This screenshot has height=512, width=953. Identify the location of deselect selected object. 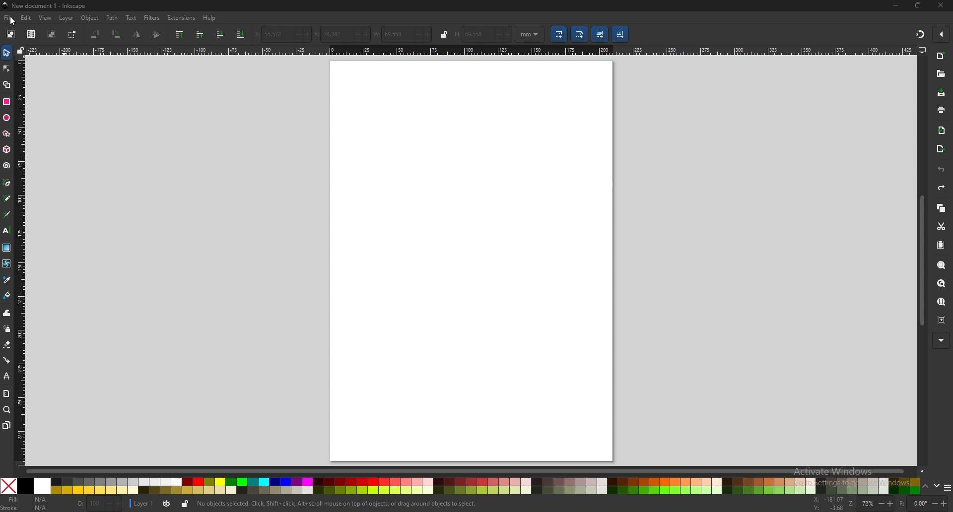
(52, 34).